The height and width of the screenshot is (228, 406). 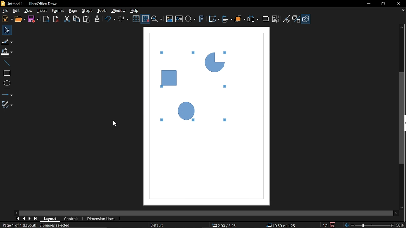 I want to click on Change zoom, so click(x=370, y=225).